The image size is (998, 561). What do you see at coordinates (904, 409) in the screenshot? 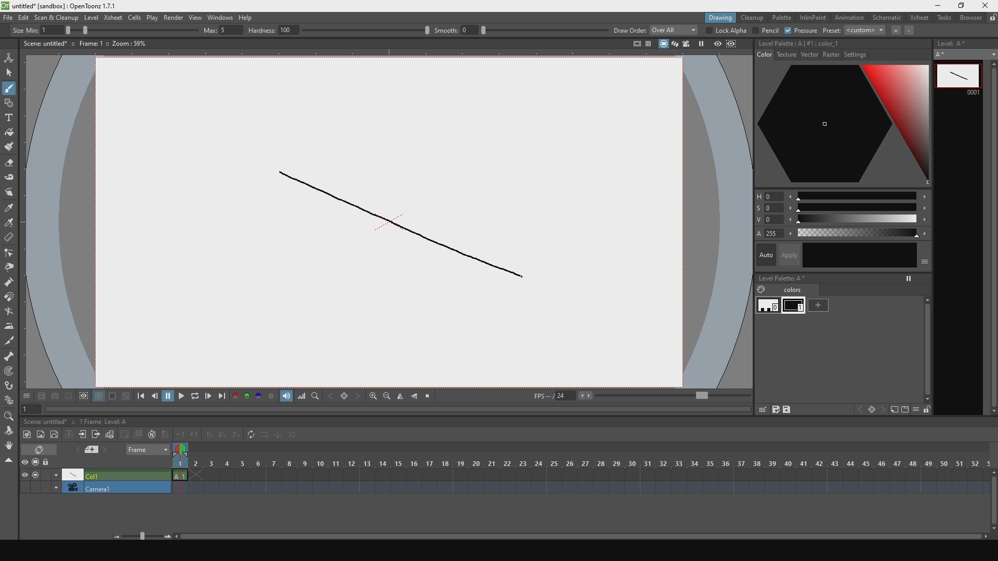
I see `icon` at bounding box center [904, 409].